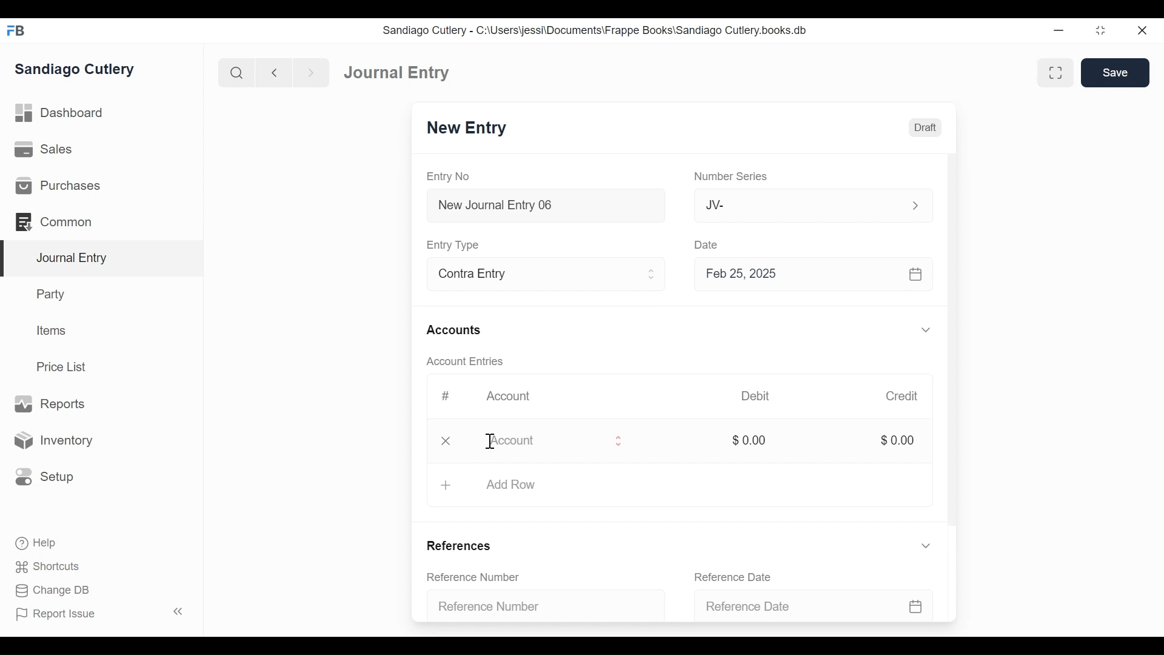 This screenshot has width=1164, height=655. Describe the element at coordinates (449, 177) in the screenshot. I see `Entry No` at that location.